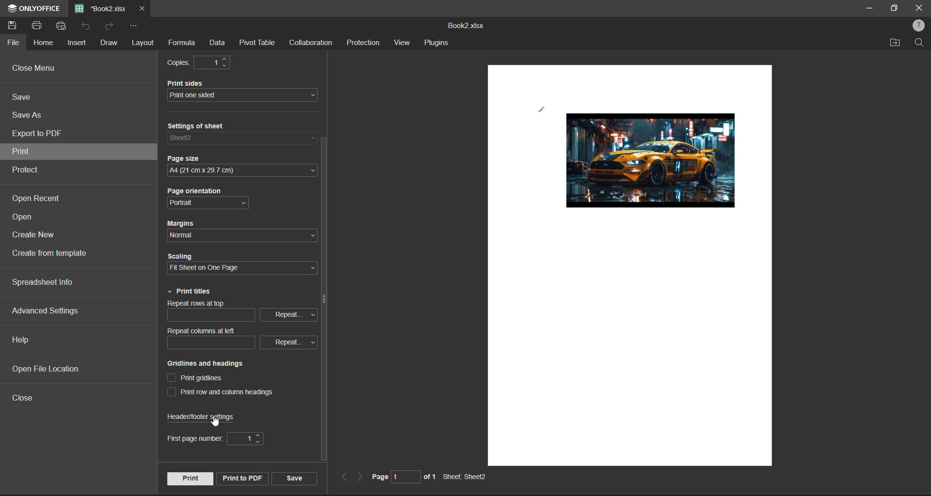 The width and height of the screenshot is (931, 496). What do you see at coordinates (218, 421) in the screenshot?
I see `cursor` at bounding box center [218, 421].